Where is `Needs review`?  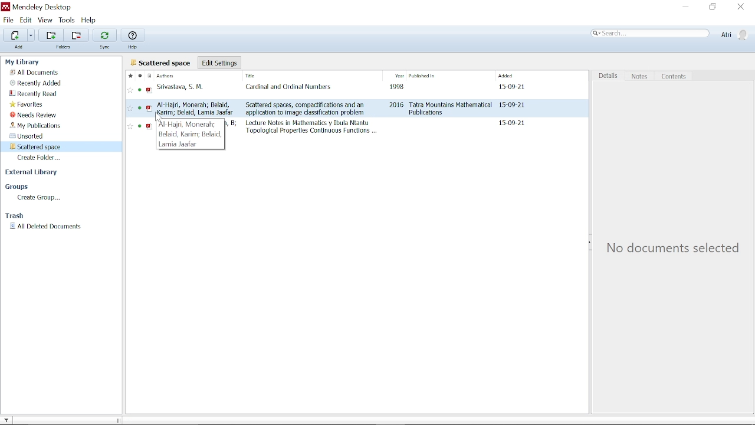
Needs review is located at coordinates (34, 115).